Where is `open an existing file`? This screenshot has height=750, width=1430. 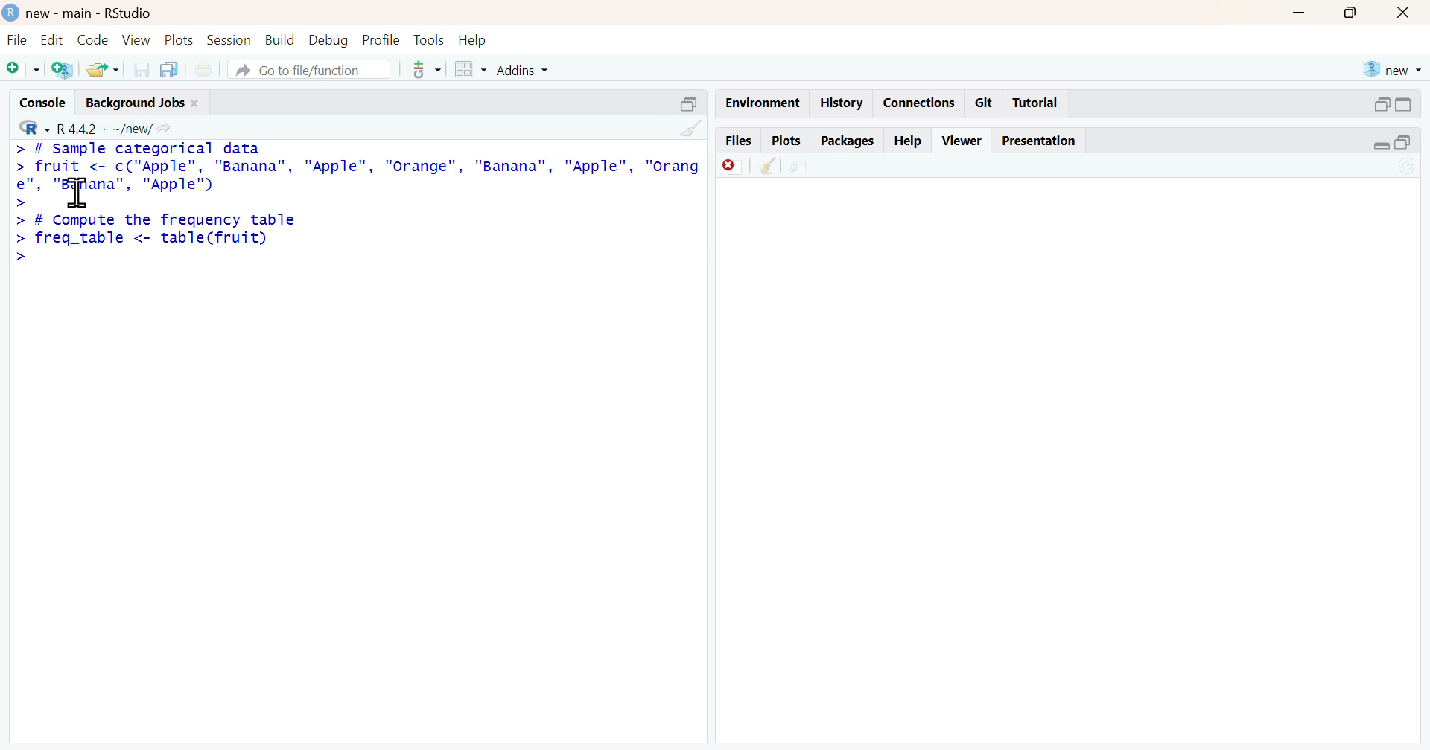 open an existing file is located at coordinates (102, 70).